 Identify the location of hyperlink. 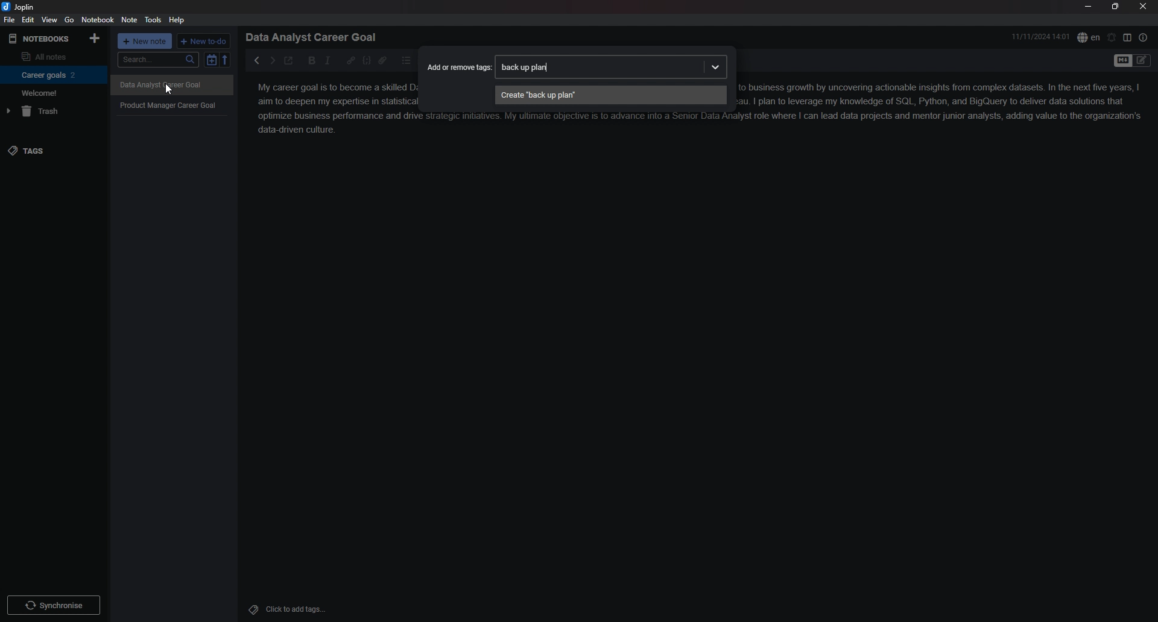
(350, 61).